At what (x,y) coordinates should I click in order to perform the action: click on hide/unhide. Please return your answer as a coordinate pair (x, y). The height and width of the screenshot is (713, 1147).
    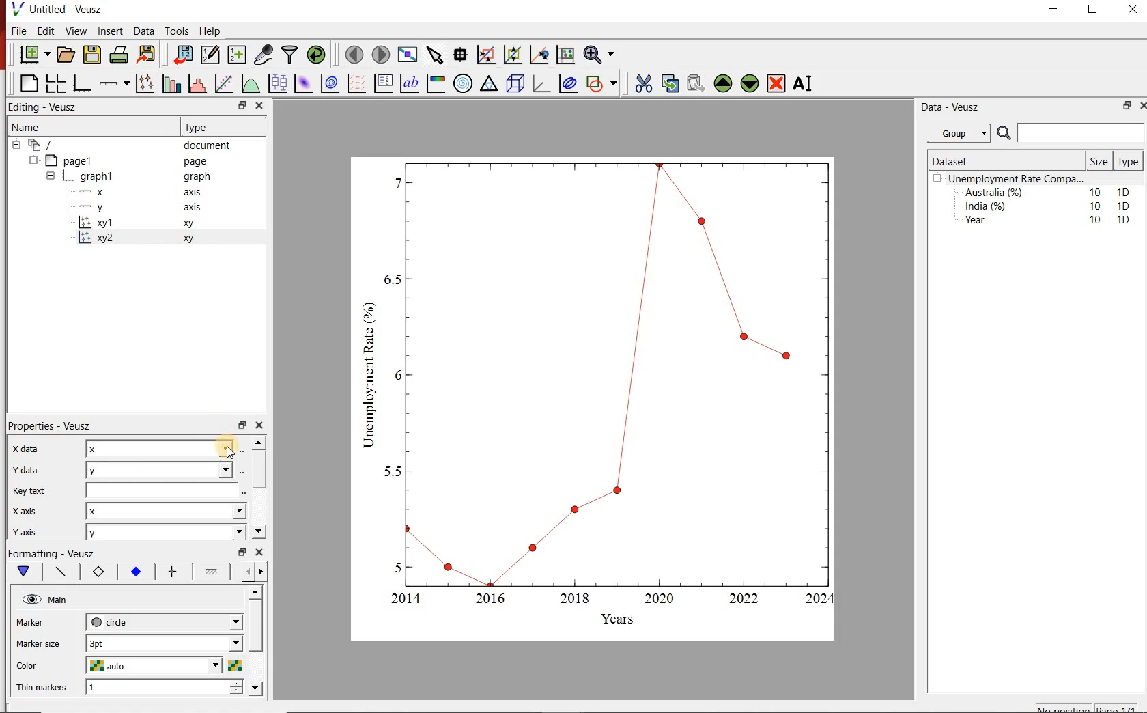
    Looking at the image, I should click on (31, 599).